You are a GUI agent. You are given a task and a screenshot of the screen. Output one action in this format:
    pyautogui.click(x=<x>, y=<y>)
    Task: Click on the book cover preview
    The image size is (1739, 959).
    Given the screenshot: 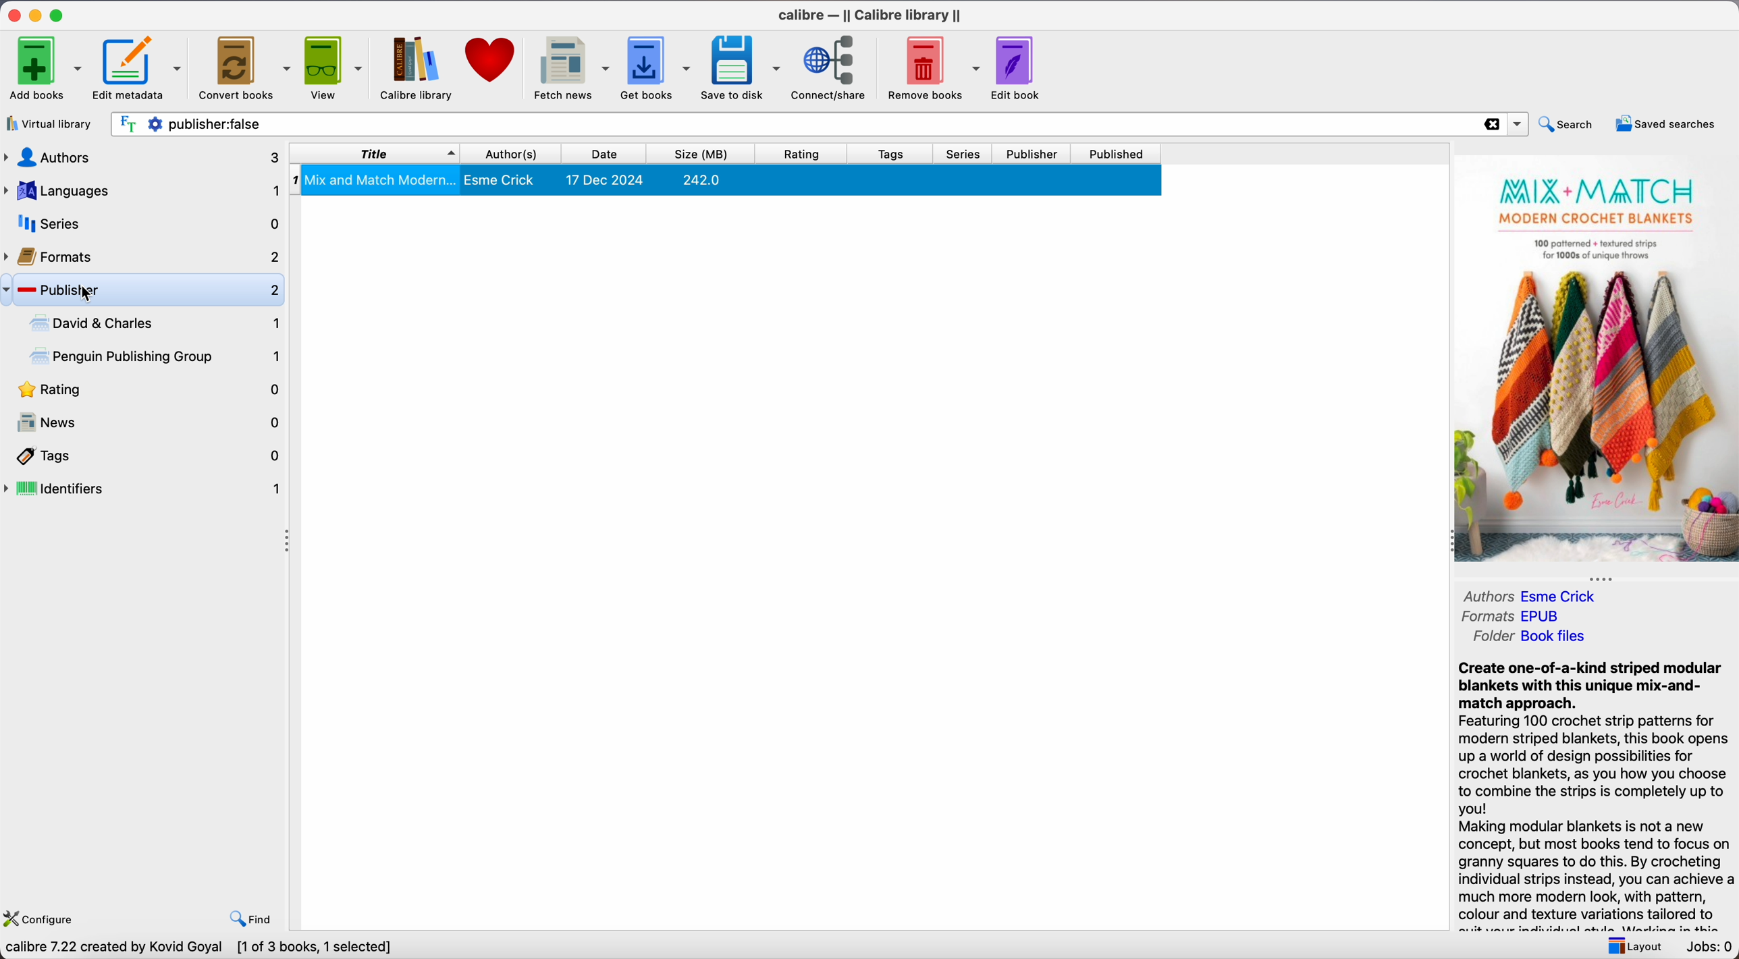 What is the action you would take?
    pyautogui.click(x=1597, y=360)
    